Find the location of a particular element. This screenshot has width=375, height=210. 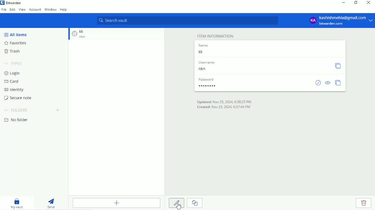

Add folder is located at coordinates (57, 110).